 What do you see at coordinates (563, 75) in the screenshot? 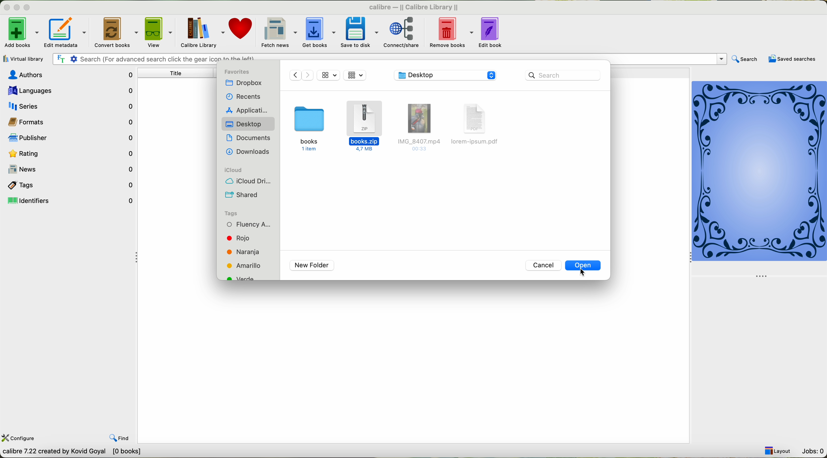
I see `search bar` at bounding box center [563, 75].